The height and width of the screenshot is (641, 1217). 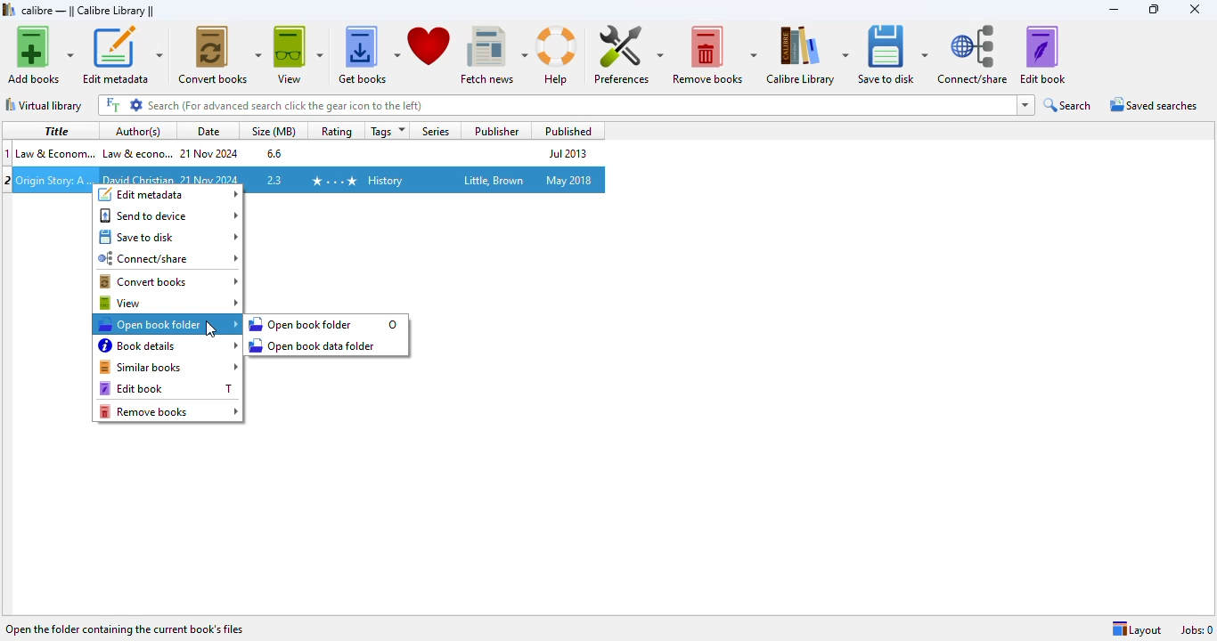 I want to click on publisher, so click(x=497, y=131).